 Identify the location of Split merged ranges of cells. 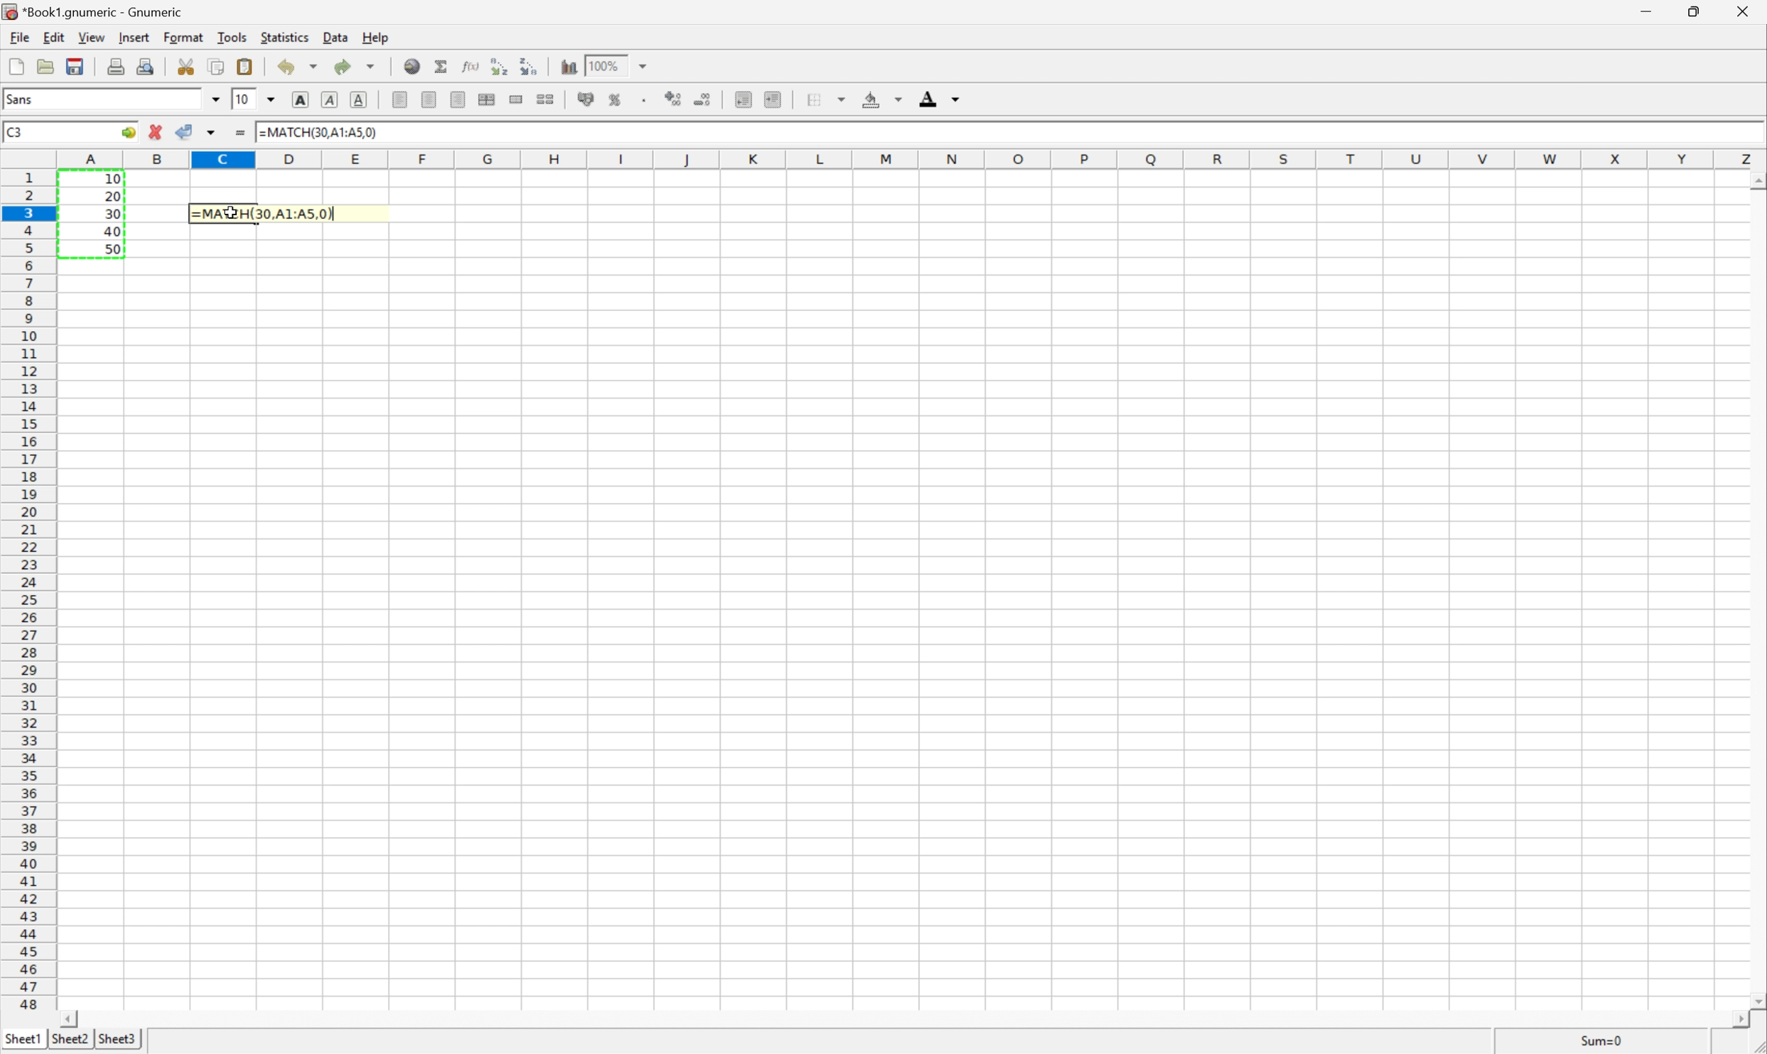
(549, 97).